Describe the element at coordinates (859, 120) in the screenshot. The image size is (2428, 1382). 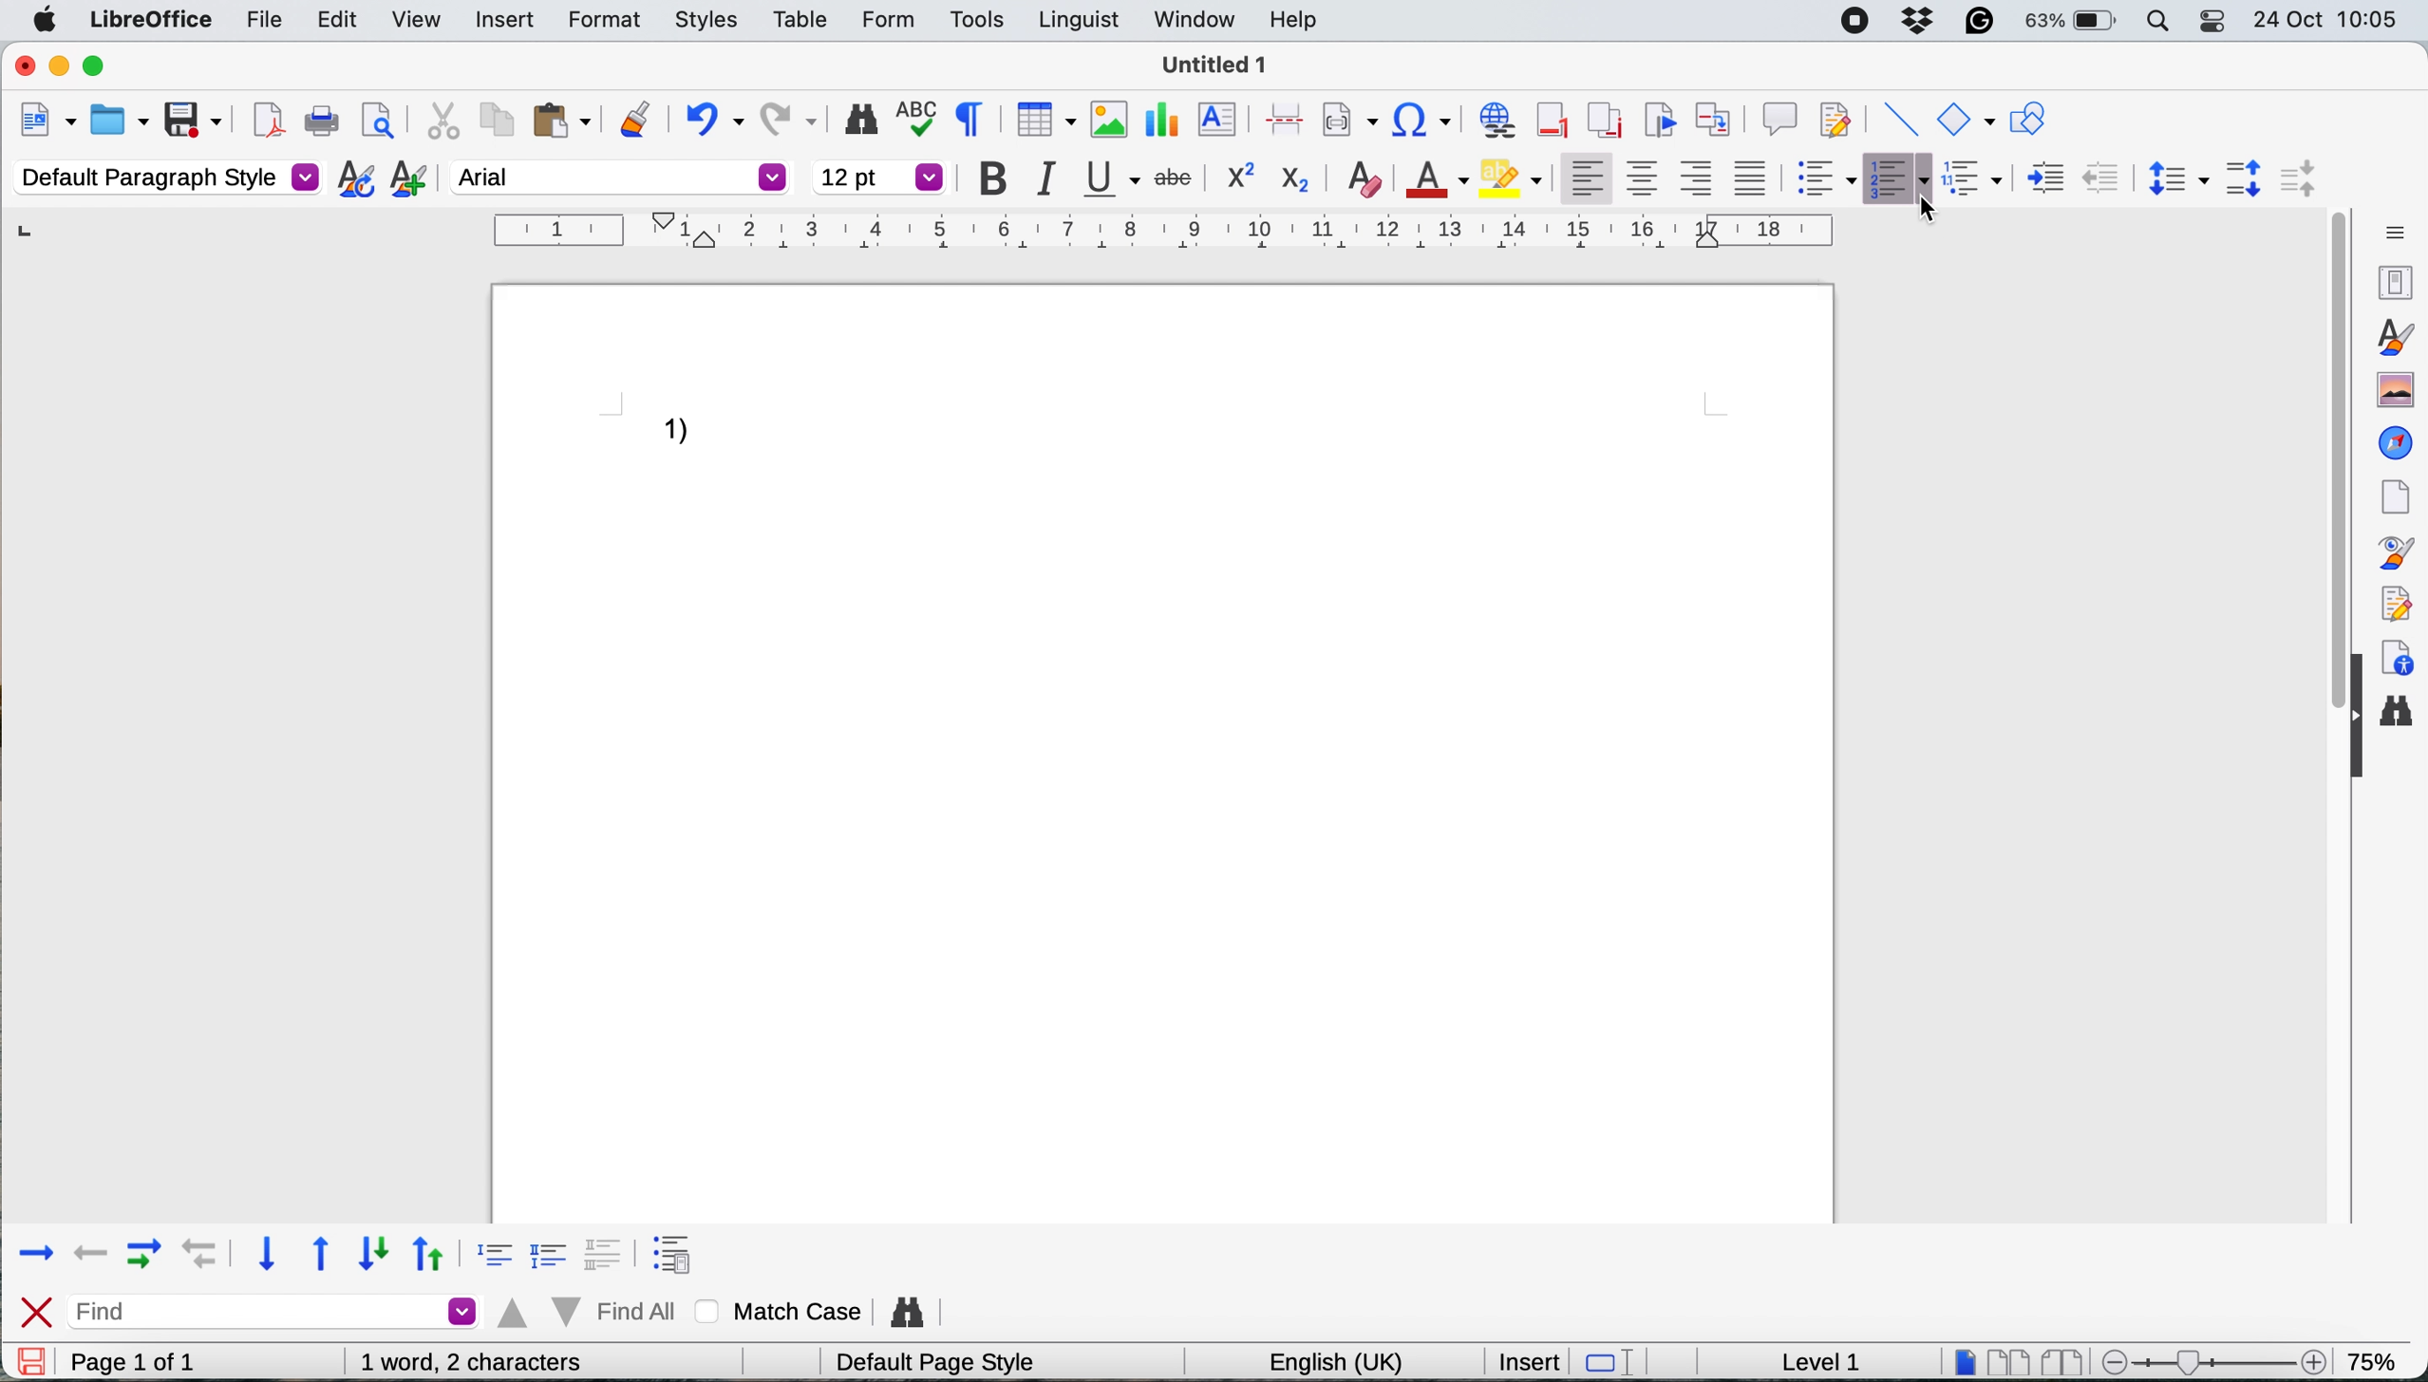
I see `find and replace` at that location.